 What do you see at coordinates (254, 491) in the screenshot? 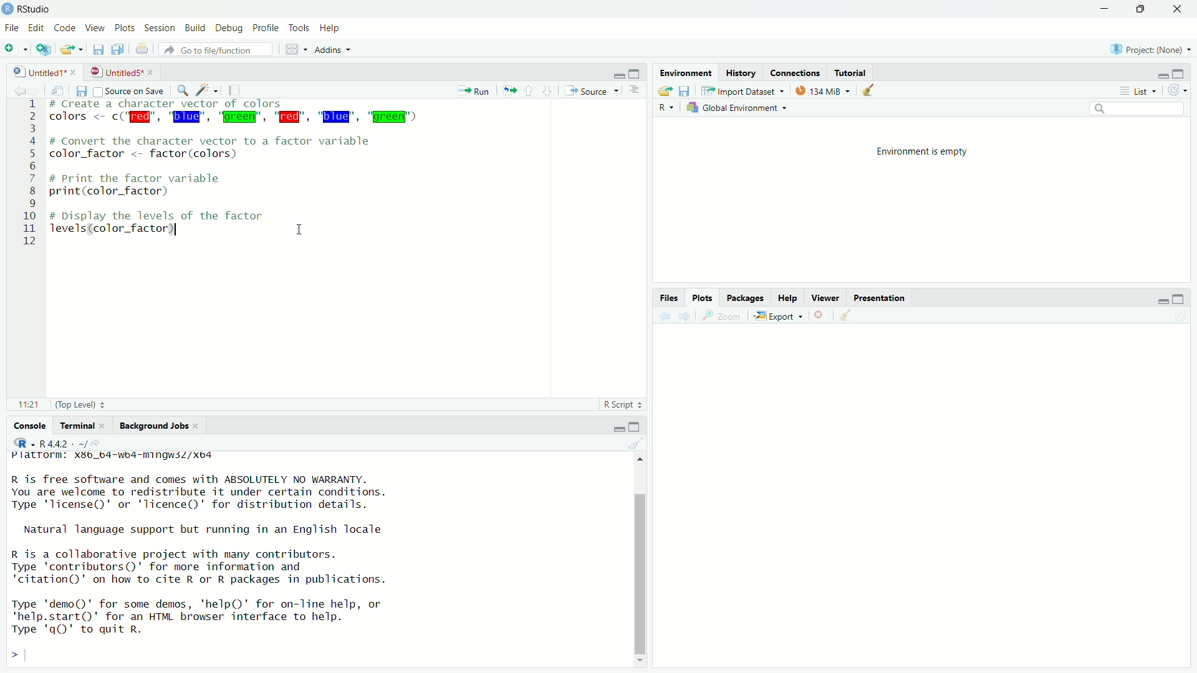
I see `R is free software and comes with ABSOLUTELY NO WARRANTY.
You are welcome to redistribute it under certain conditions.
Type 'license()' or 'lTicence()' for distribution details.` at bounding box center [254, 491].